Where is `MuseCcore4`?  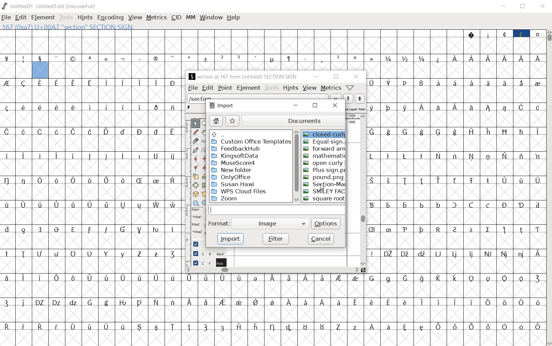 MuseCcore4 is located at coordinates (233, 163).